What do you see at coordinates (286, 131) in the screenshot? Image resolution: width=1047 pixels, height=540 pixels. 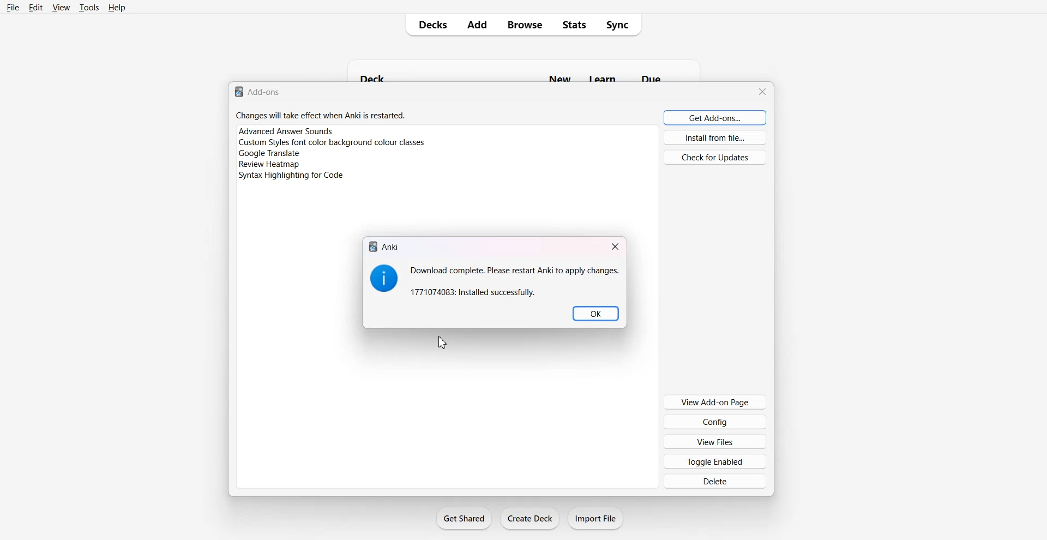 I see `advanced answer sounds` at bounding box center [286, 131].